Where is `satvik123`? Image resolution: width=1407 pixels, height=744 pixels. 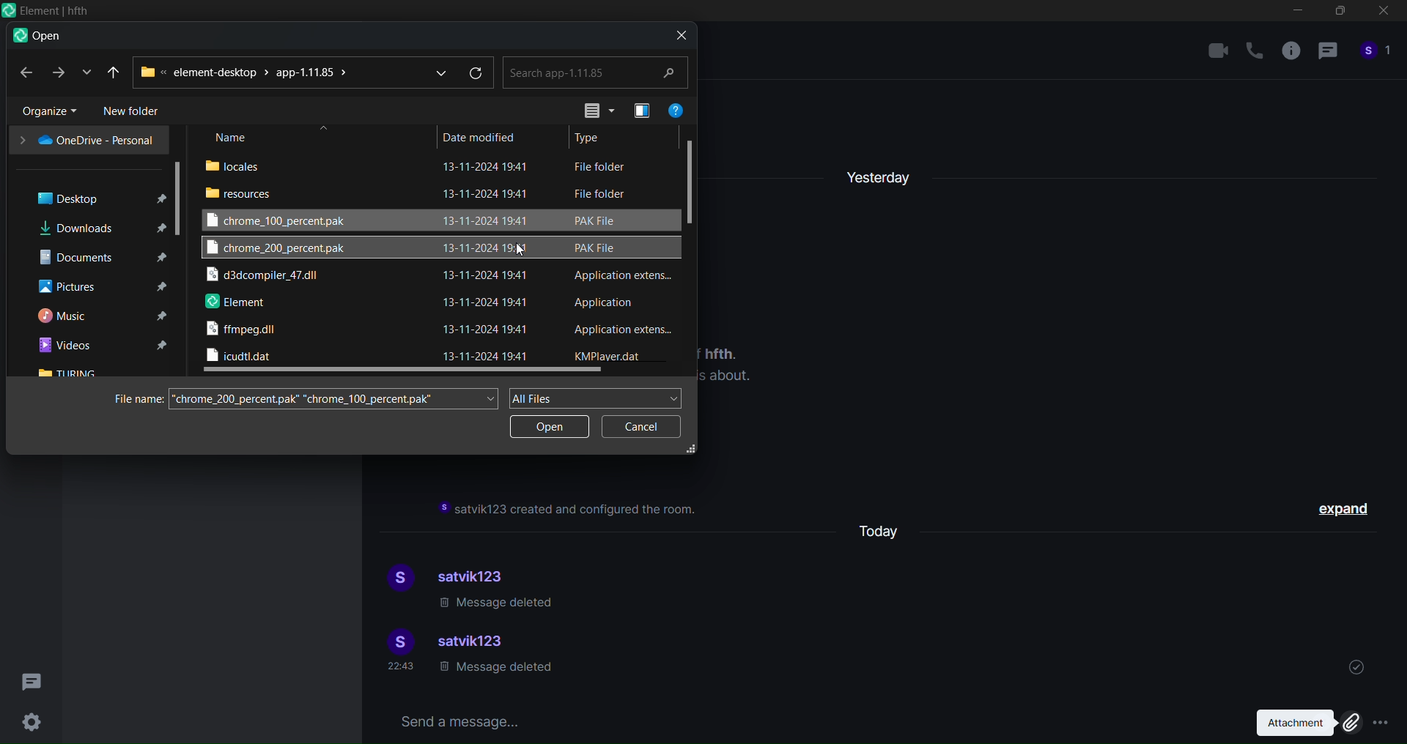 satvik123 is located at coordinates (479, 574).